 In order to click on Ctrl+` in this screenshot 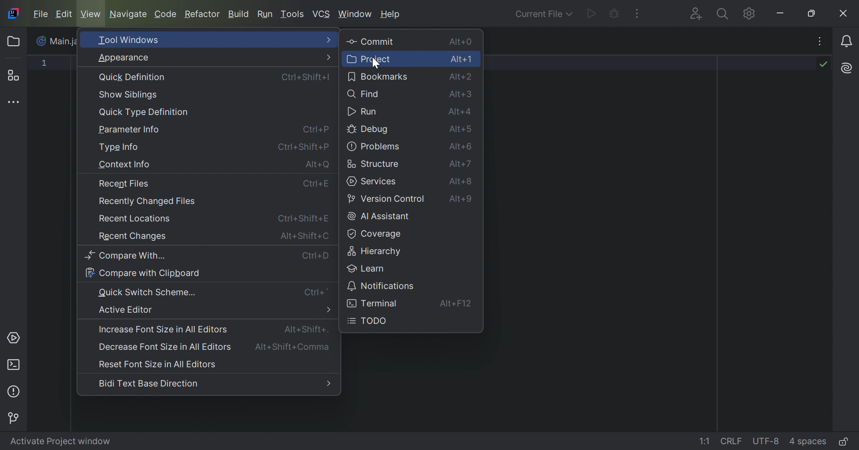, I will do `click(317, 292)`.